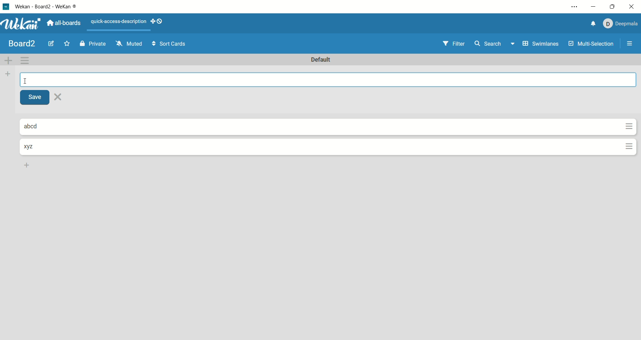  Describe the element at coordinates (28, 165) in the screenshot. I see `add list at the bottom` at that location.